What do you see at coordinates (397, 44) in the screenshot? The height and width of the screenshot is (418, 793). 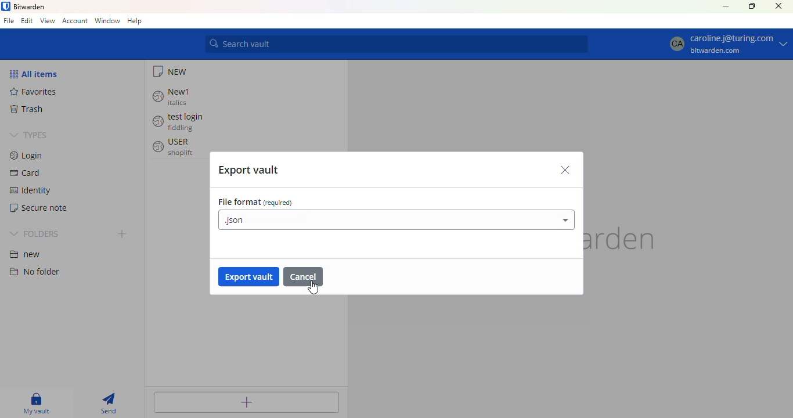 I see `search vault` at bounding box center [397, 44].